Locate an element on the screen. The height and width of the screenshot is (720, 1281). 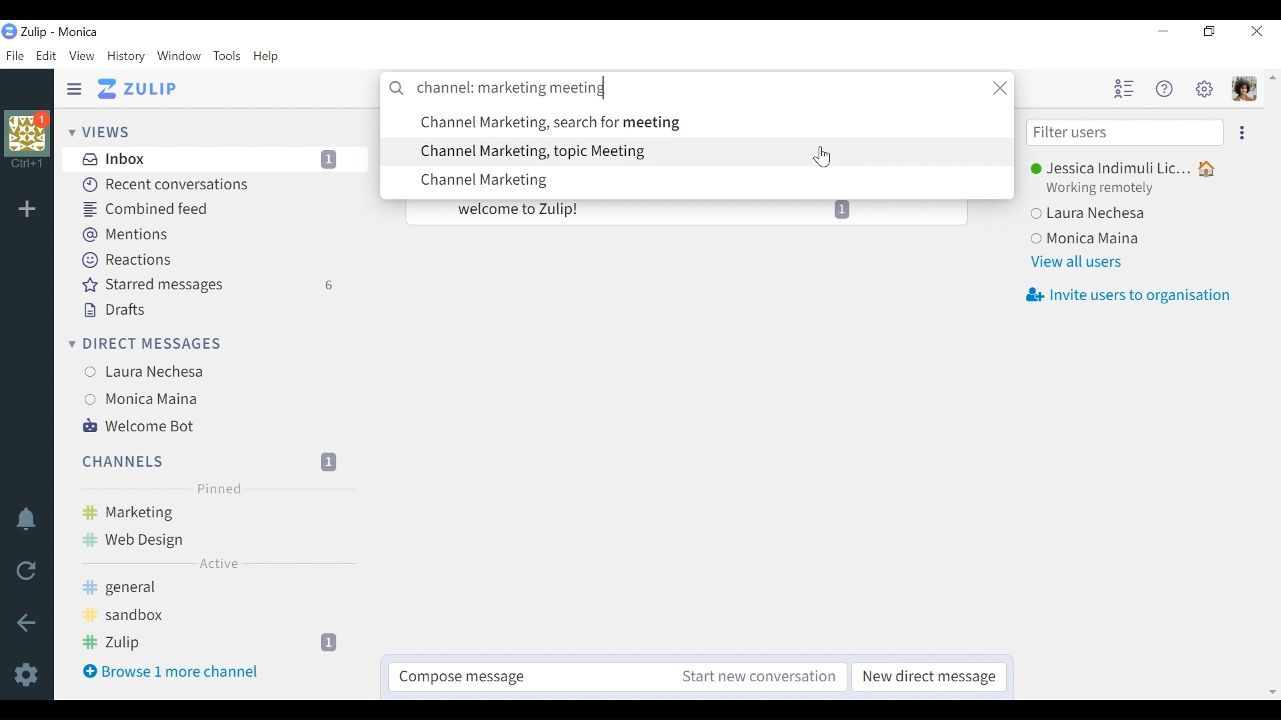
Edit is located at coordinates (49, 57).